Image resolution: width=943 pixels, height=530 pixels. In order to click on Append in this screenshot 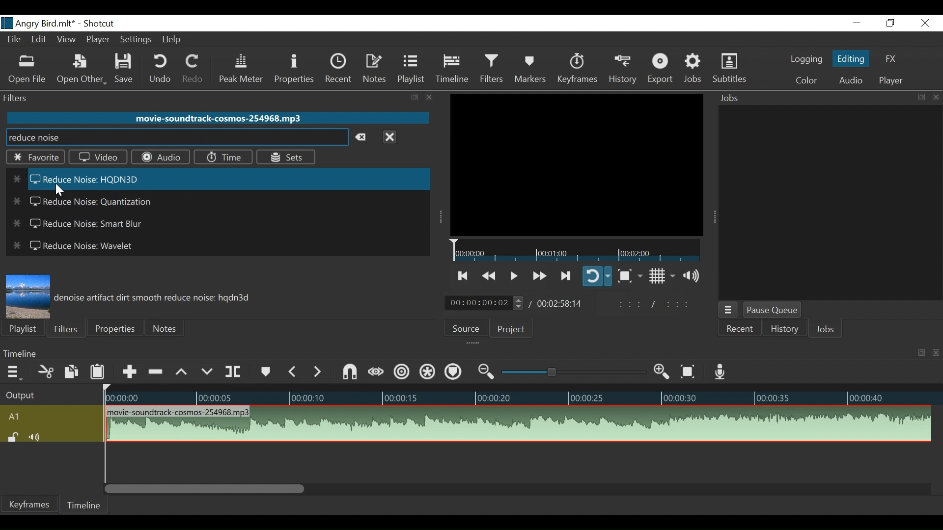, I will do `click(129, 371)`.